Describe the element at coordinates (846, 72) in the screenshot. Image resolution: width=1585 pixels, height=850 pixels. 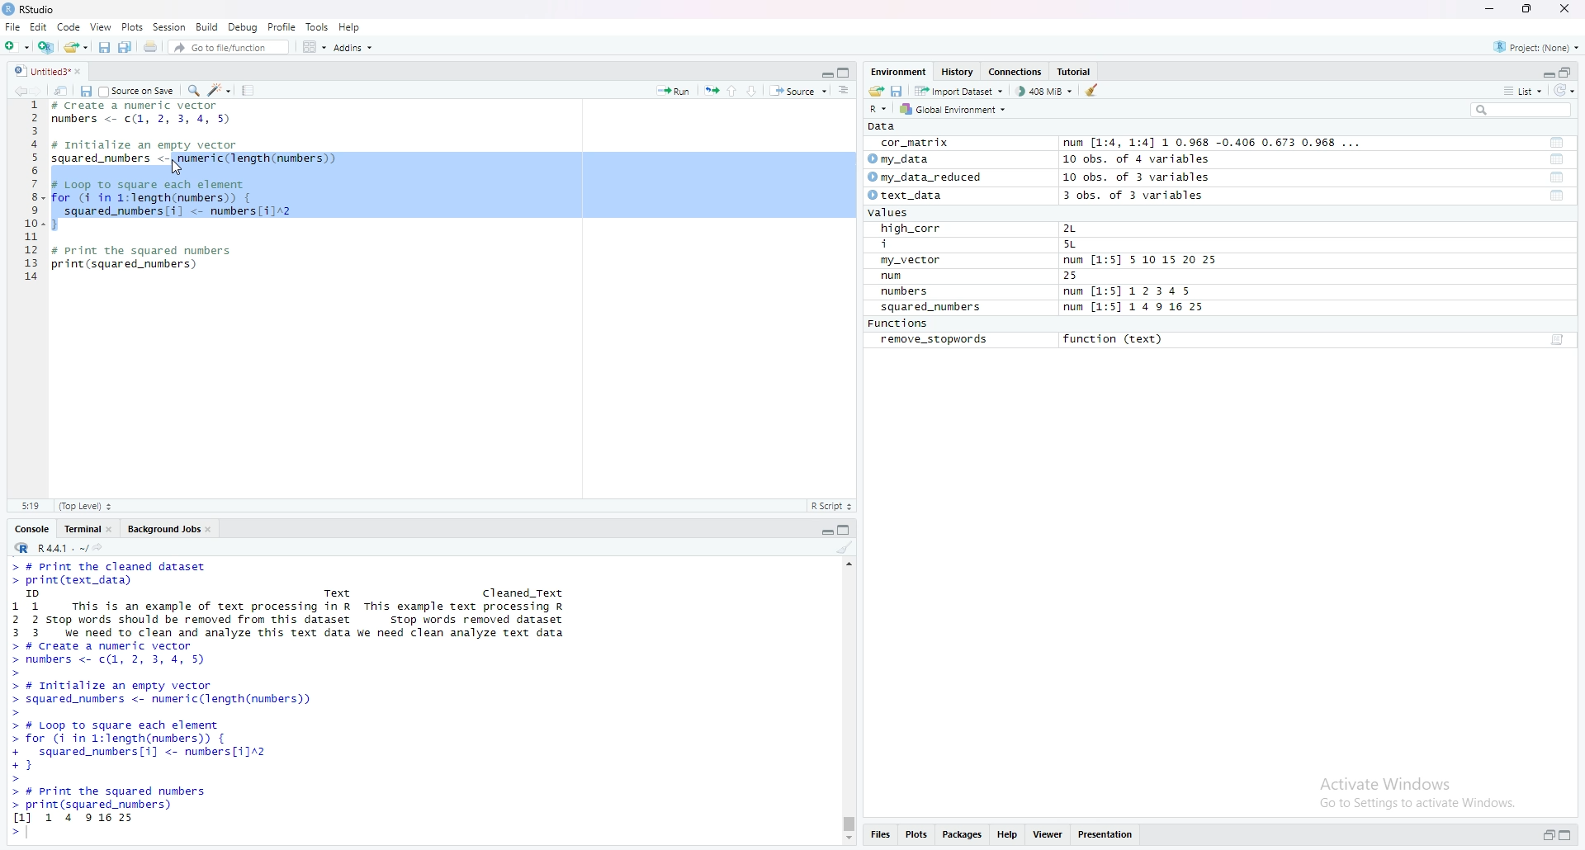
I see `maximize` at that location.